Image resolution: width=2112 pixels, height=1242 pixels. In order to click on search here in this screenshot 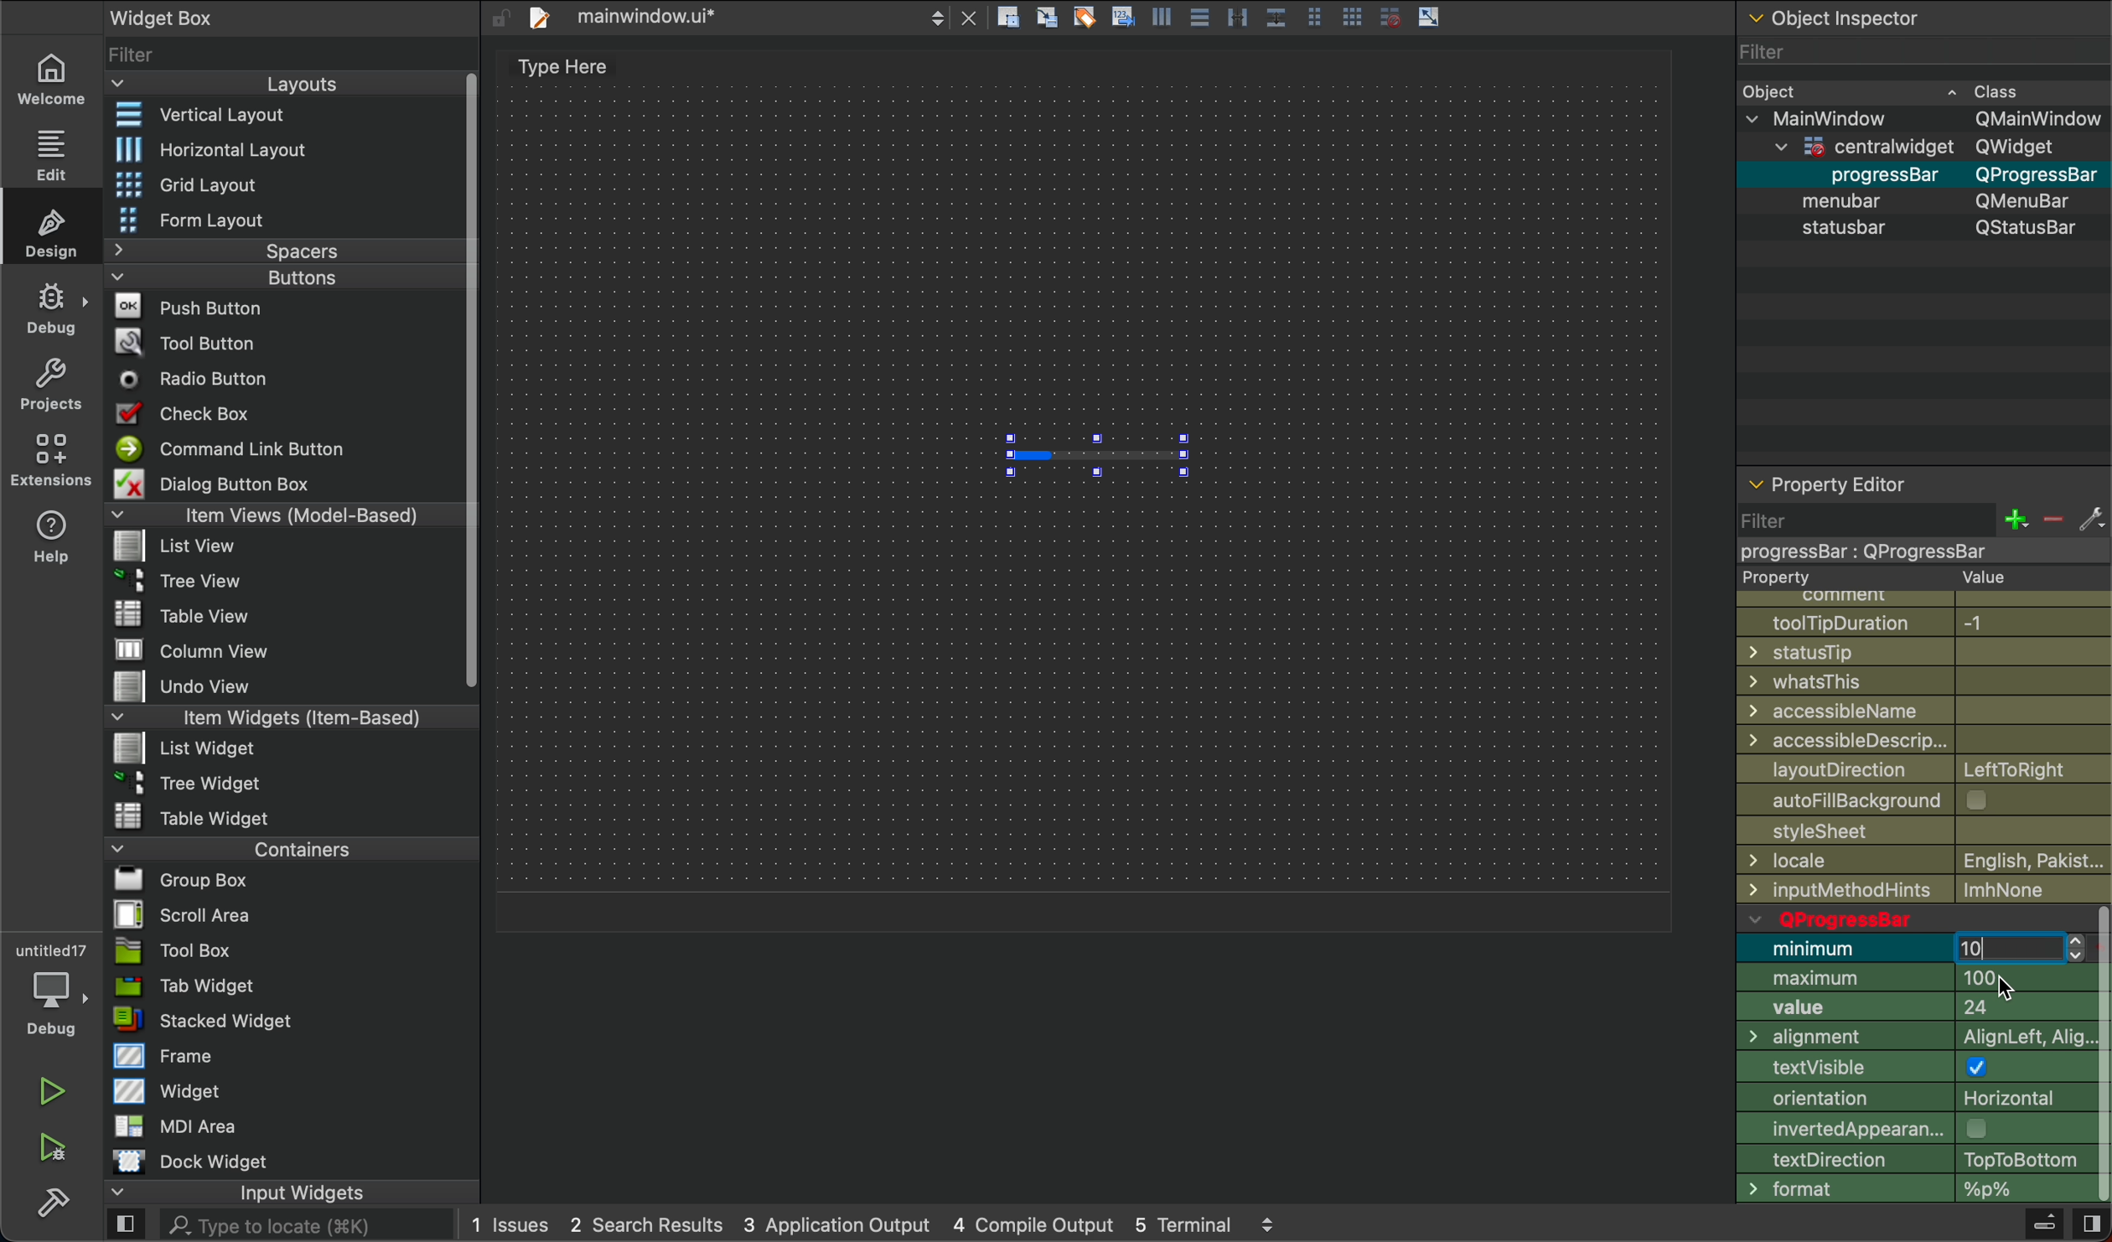, I will do `click(305, 1226)`.